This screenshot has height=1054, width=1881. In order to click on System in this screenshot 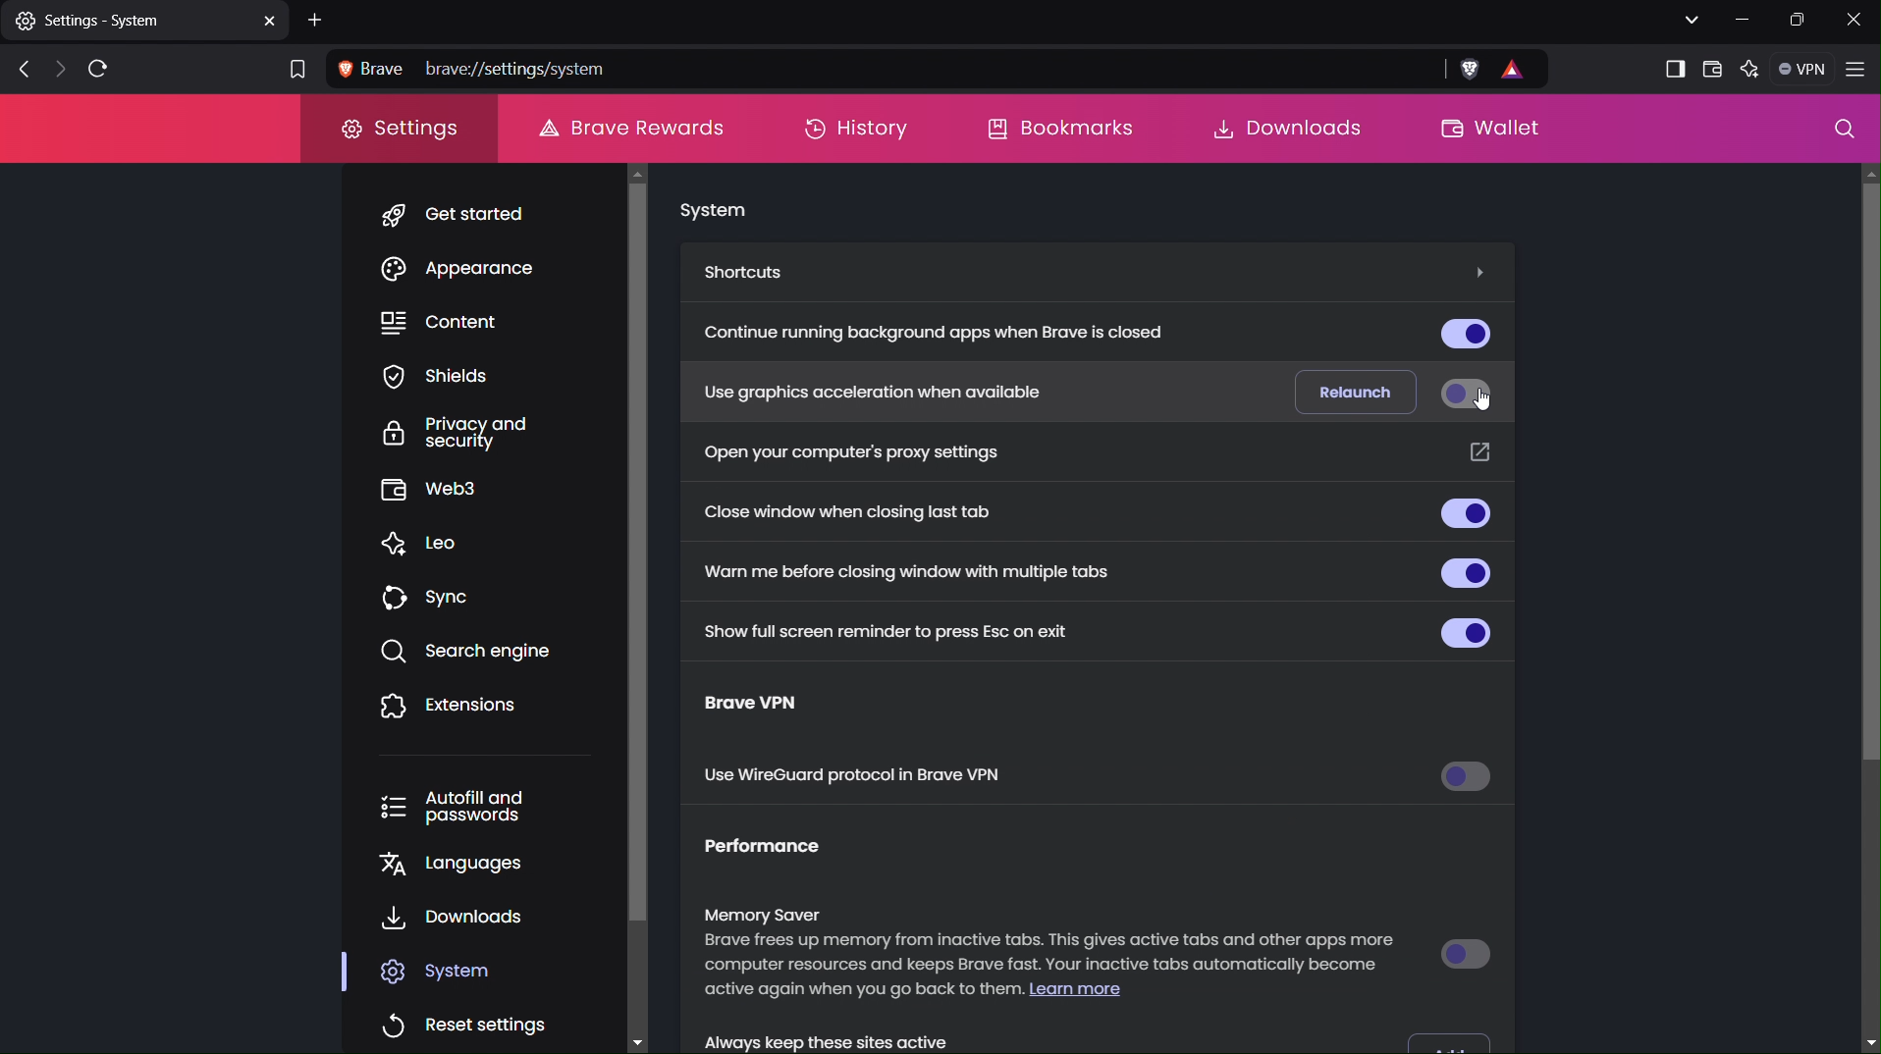, I will do `click(450, 971)`.